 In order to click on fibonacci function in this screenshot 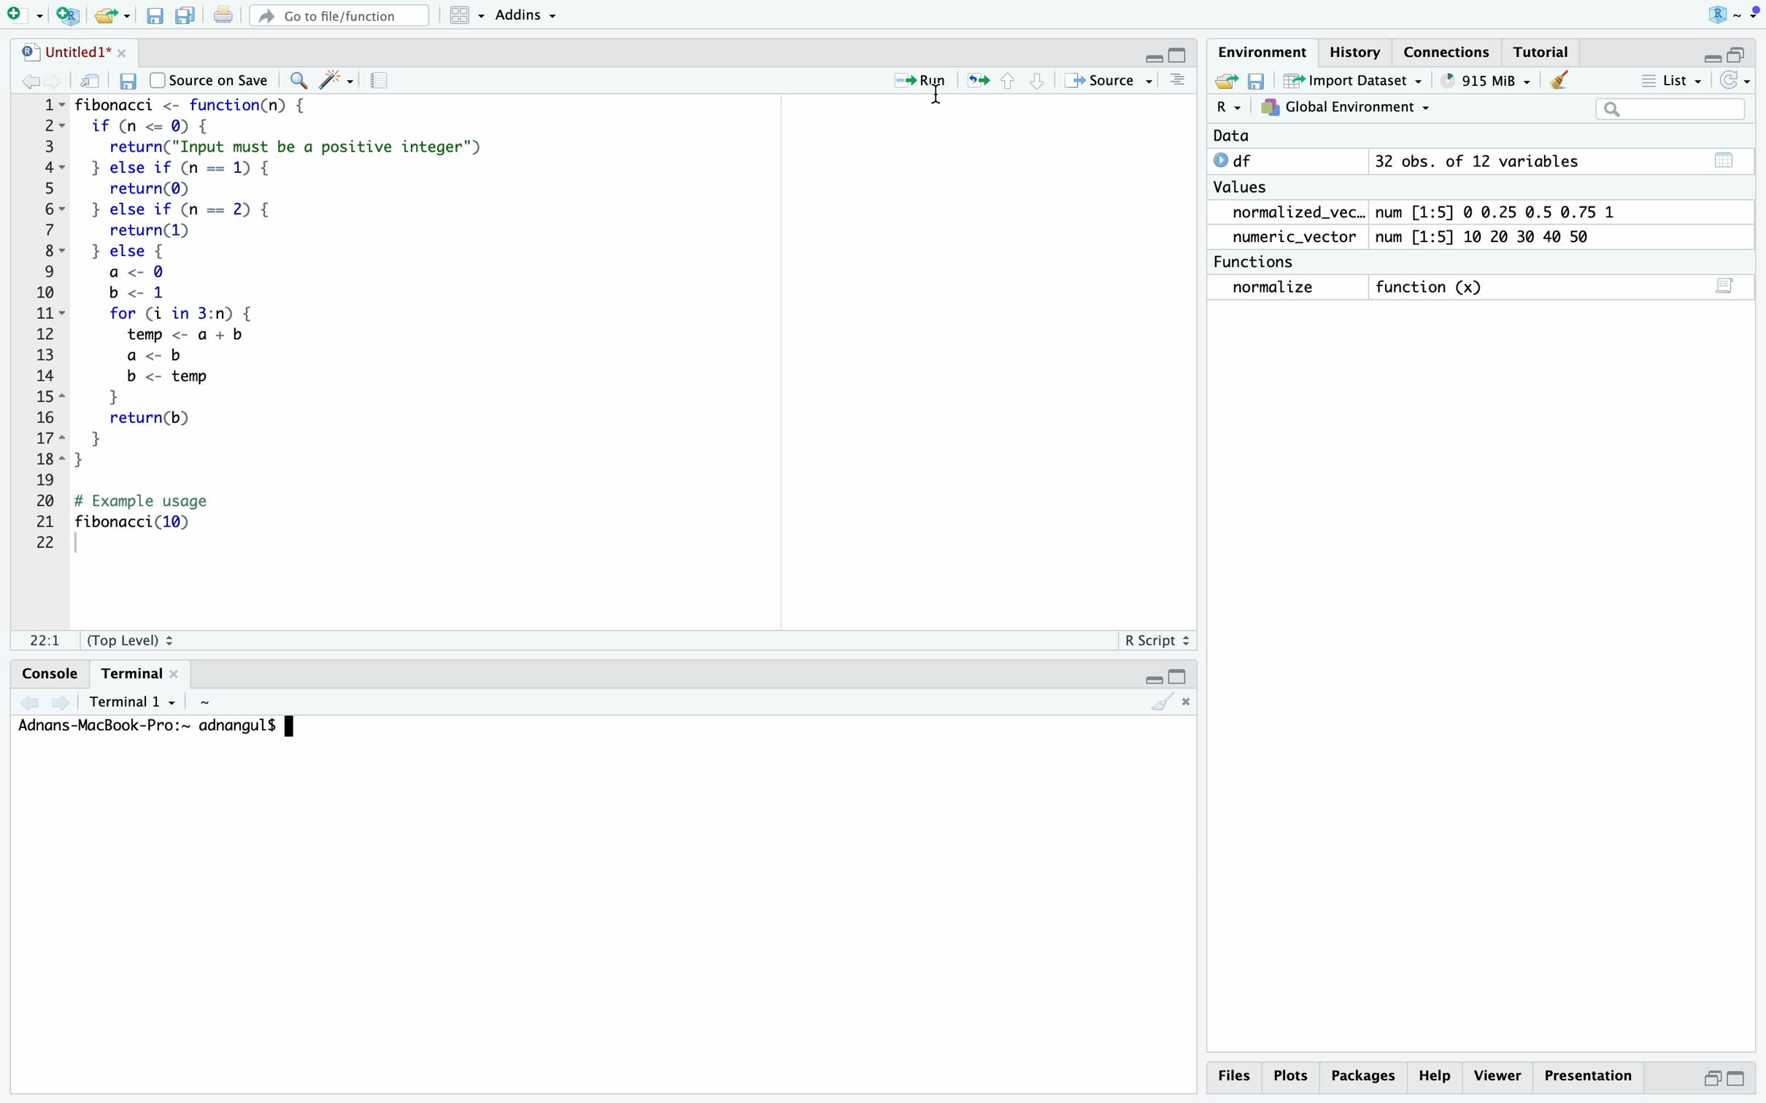, I will do `click(200, 107)`.